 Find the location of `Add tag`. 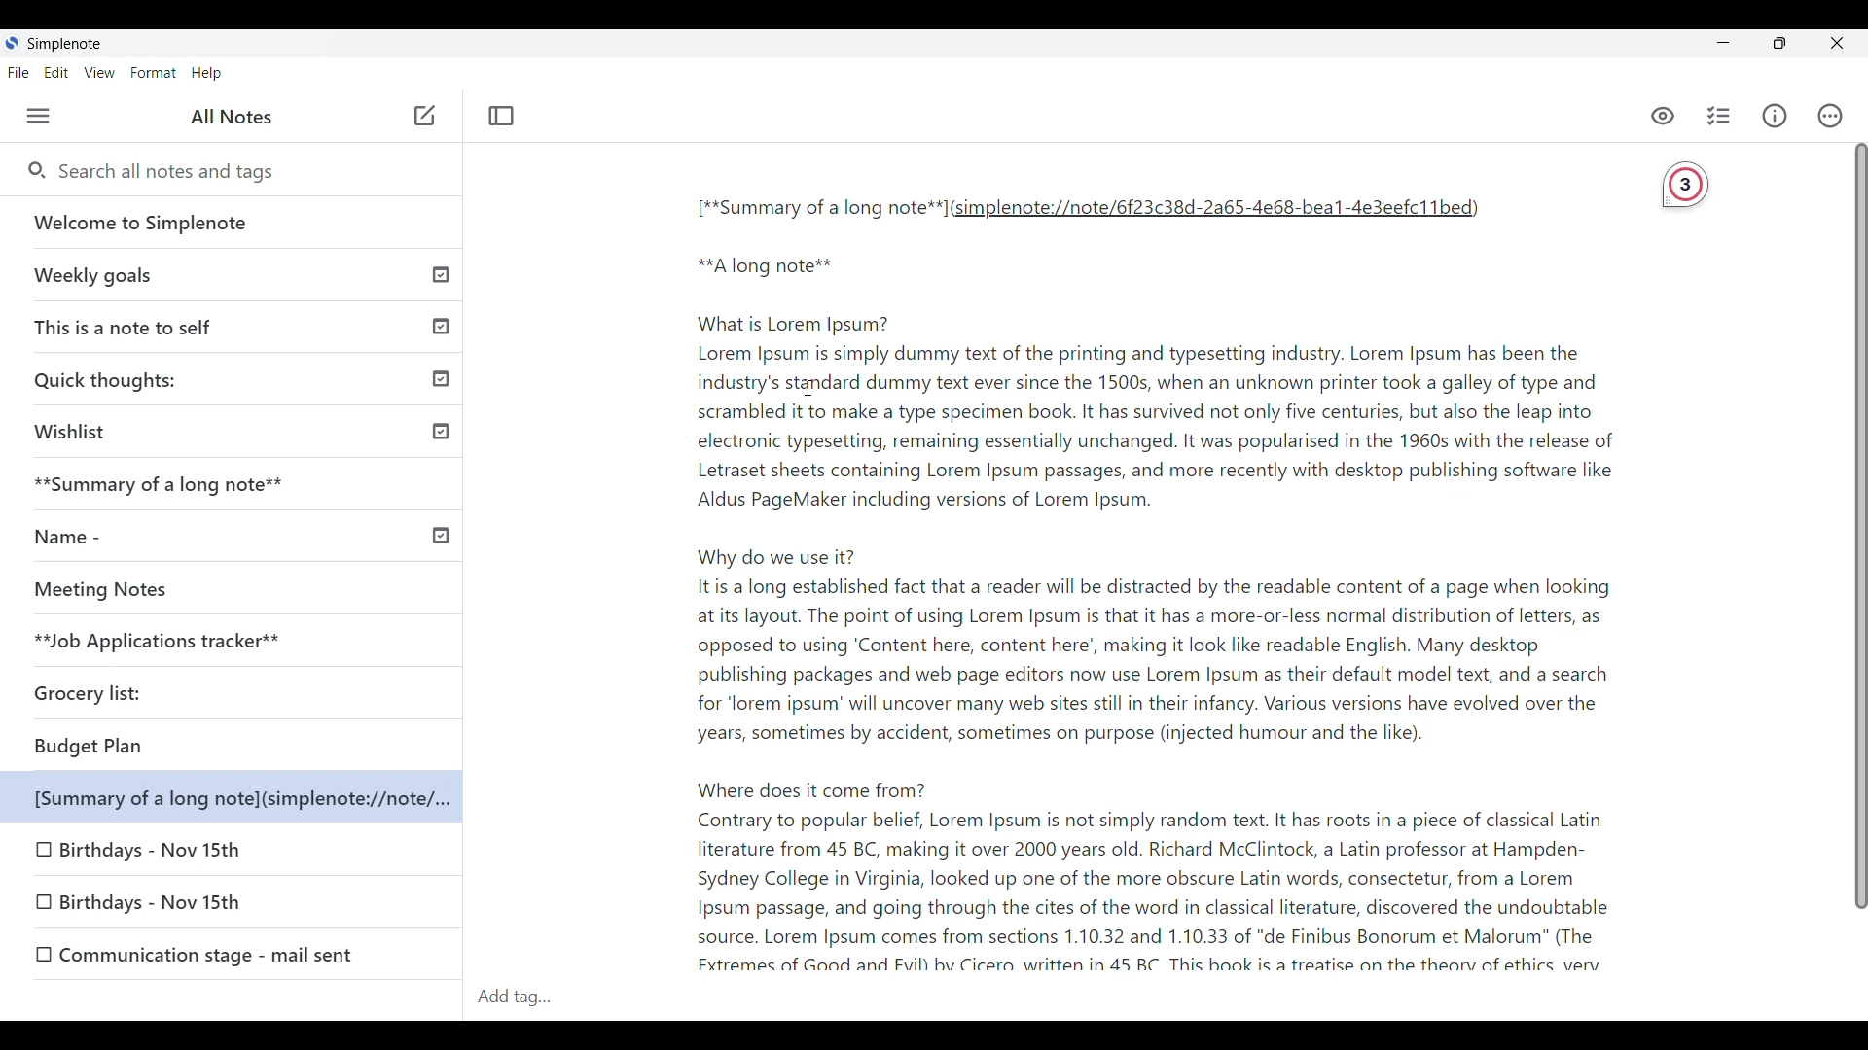

Add tag is located at coordinates (524, 997).